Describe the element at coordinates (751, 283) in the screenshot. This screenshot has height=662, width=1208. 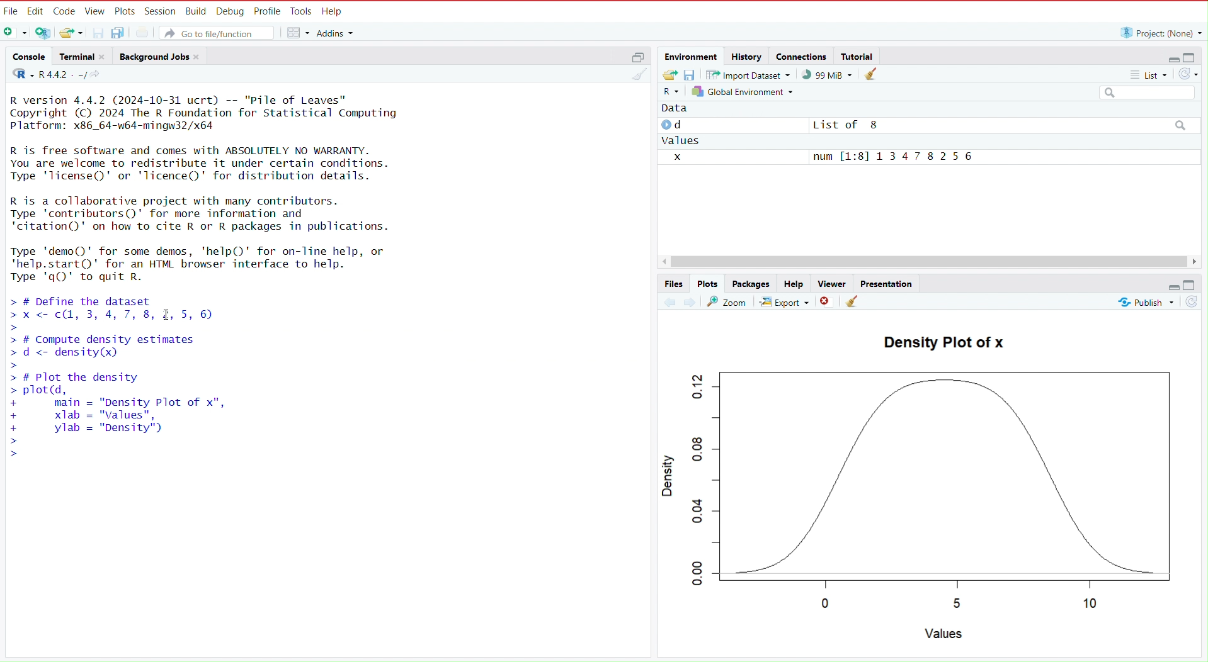
I see `packages` at that location.